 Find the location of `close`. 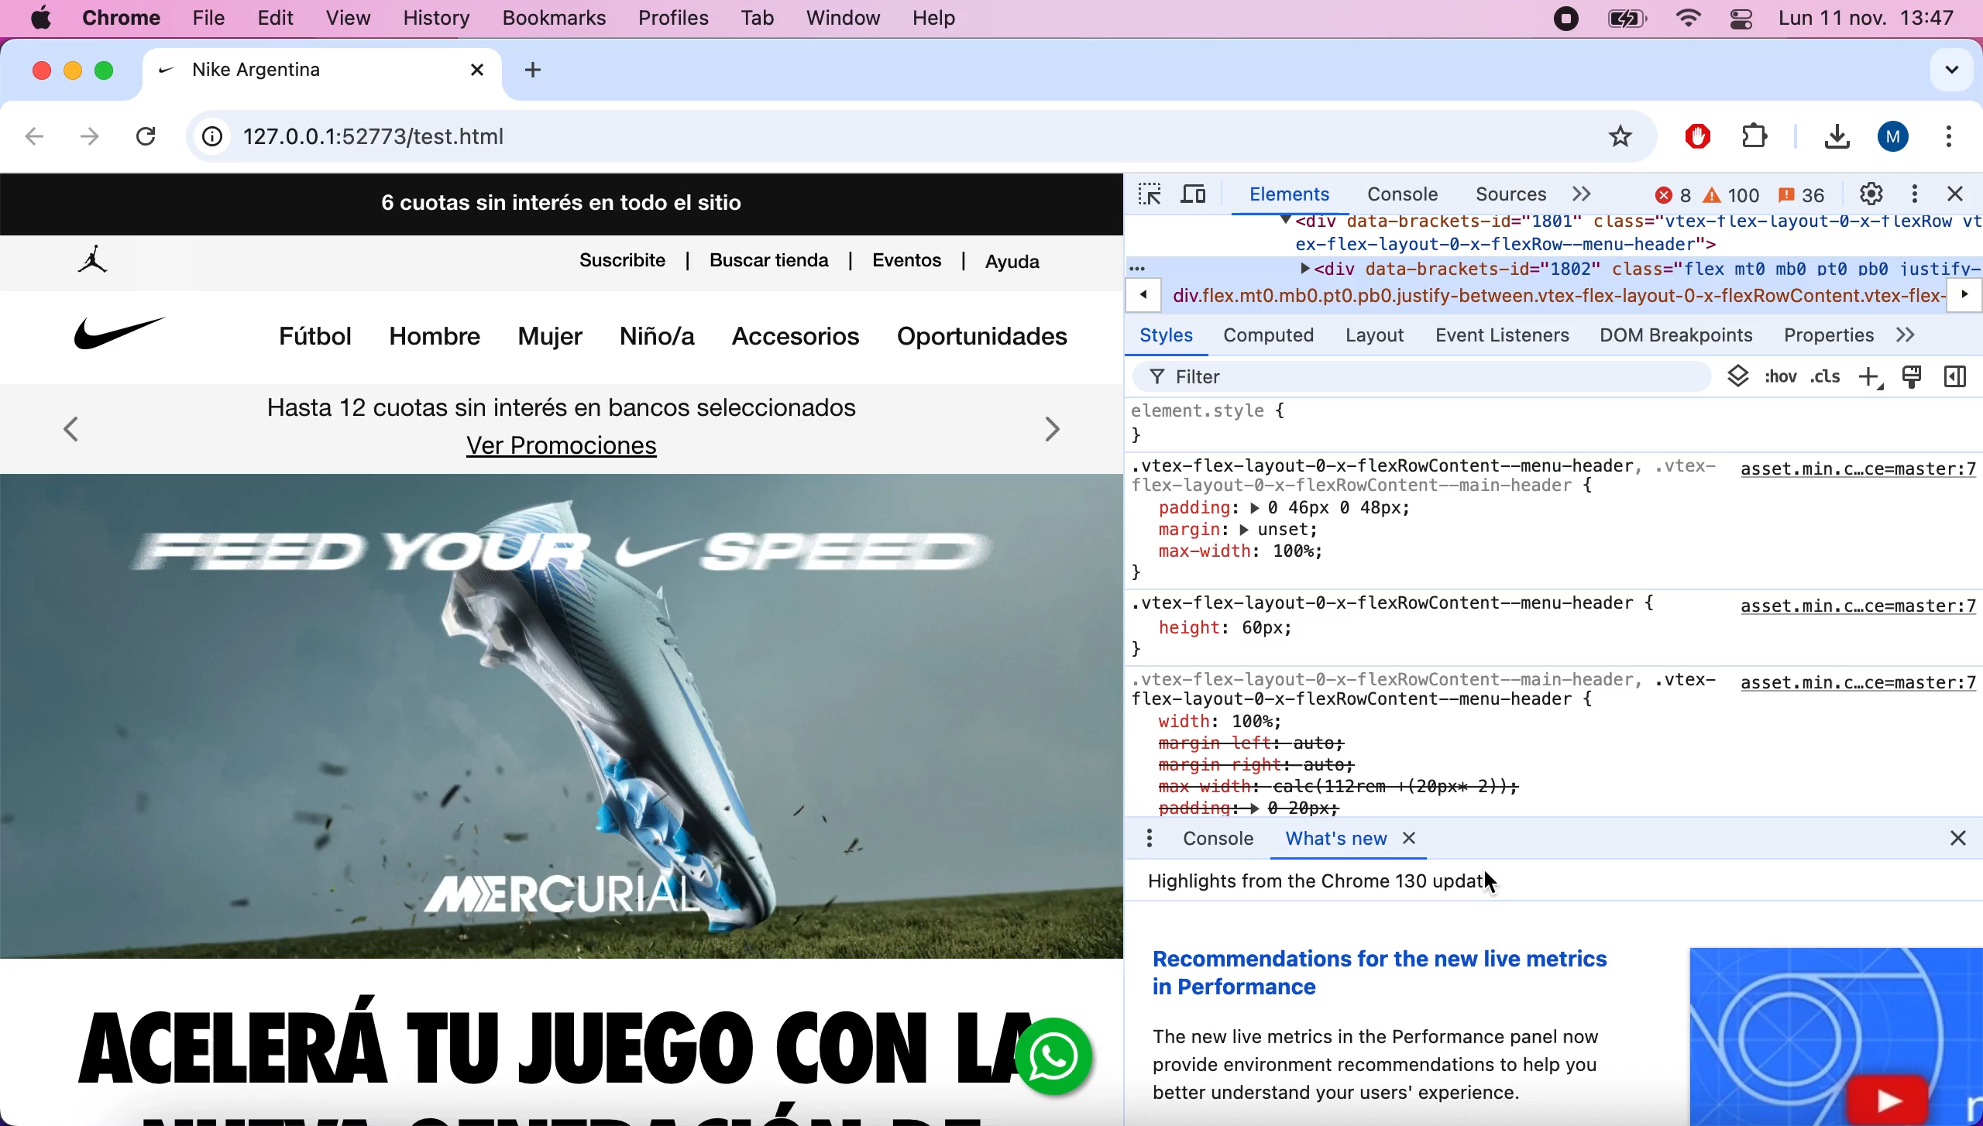

close is located at coordinates (41, 70).